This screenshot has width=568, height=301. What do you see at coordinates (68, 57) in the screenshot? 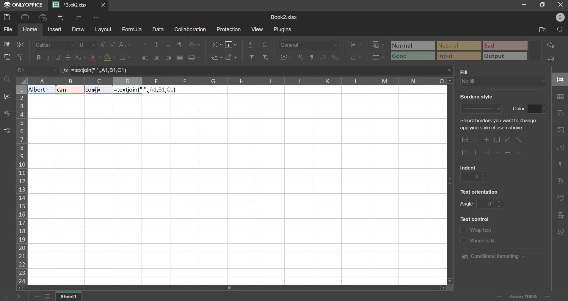
I see `strikethrough` at bounding box center [68, 57].